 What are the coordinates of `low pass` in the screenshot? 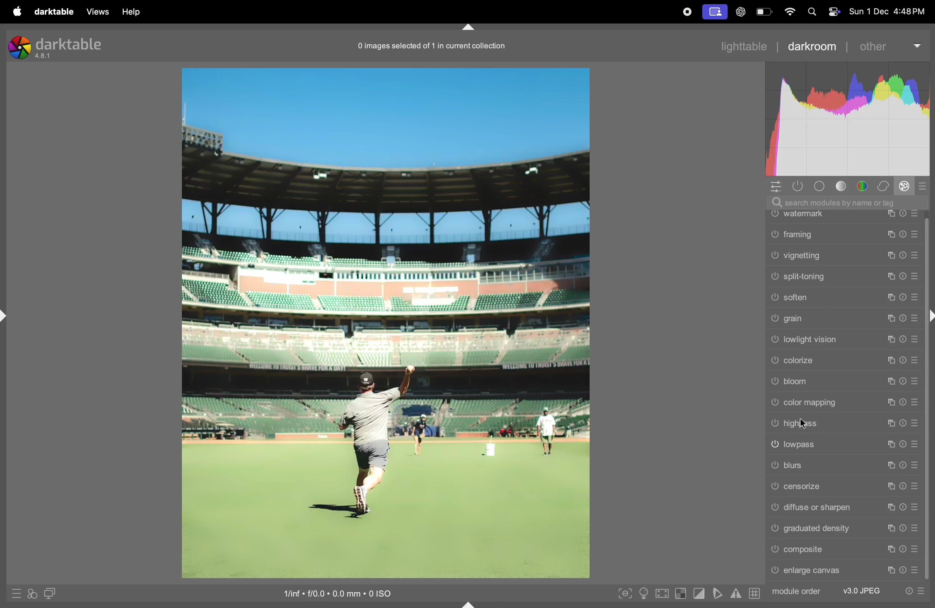 It's located at (844, 443).